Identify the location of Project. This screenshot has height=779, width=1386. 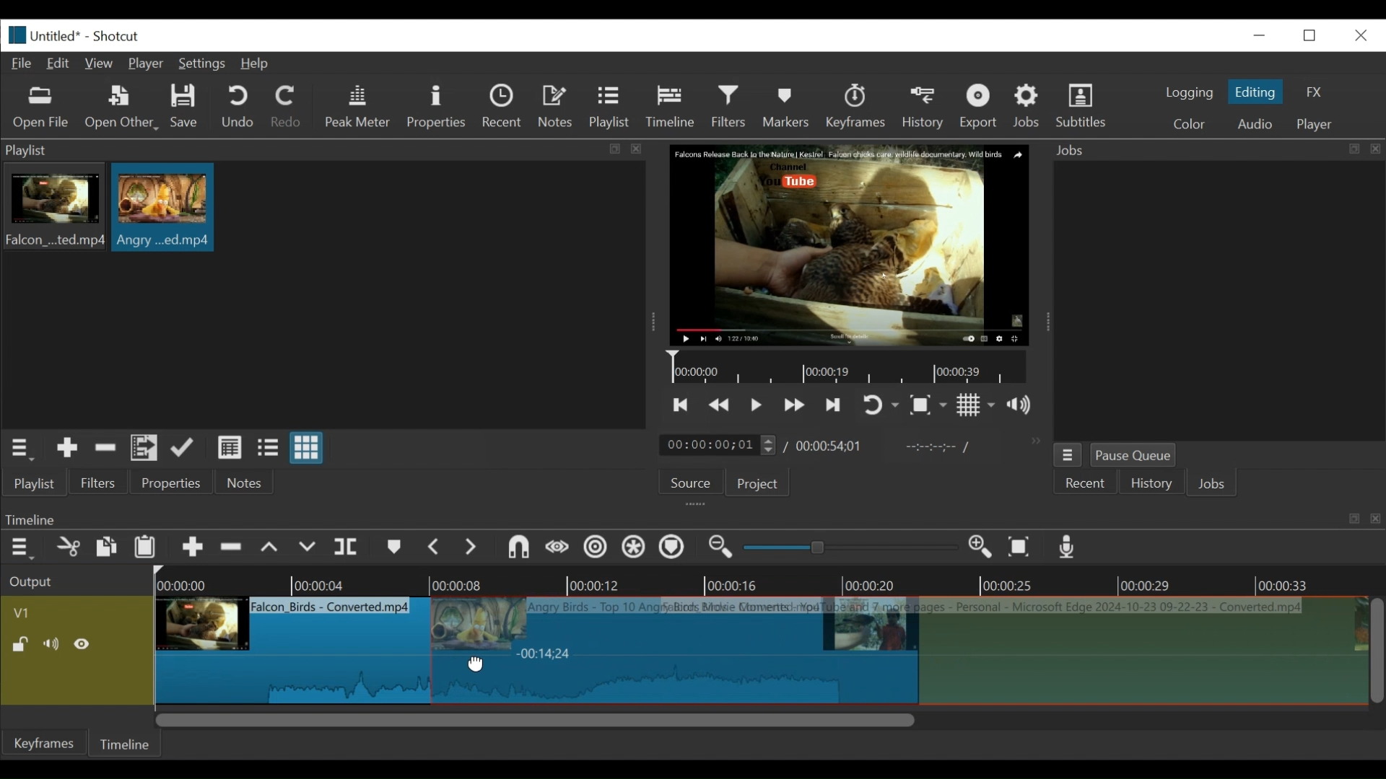
(755, 485).